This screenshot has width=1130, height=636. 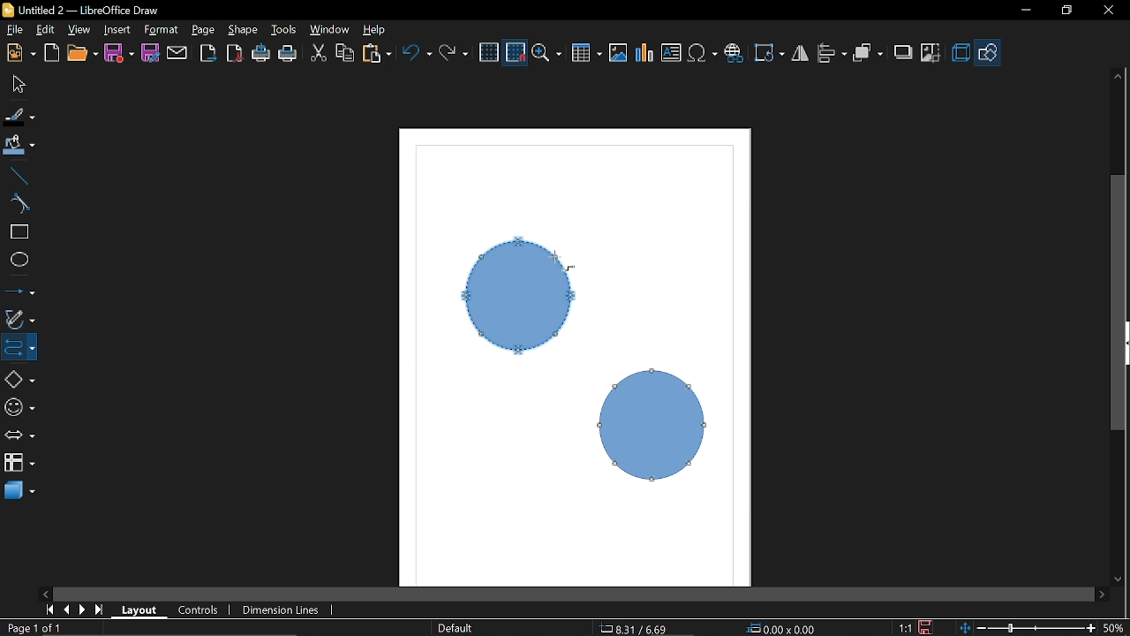 I want to click on Insert hyperlink, so click(x=735, y=54).